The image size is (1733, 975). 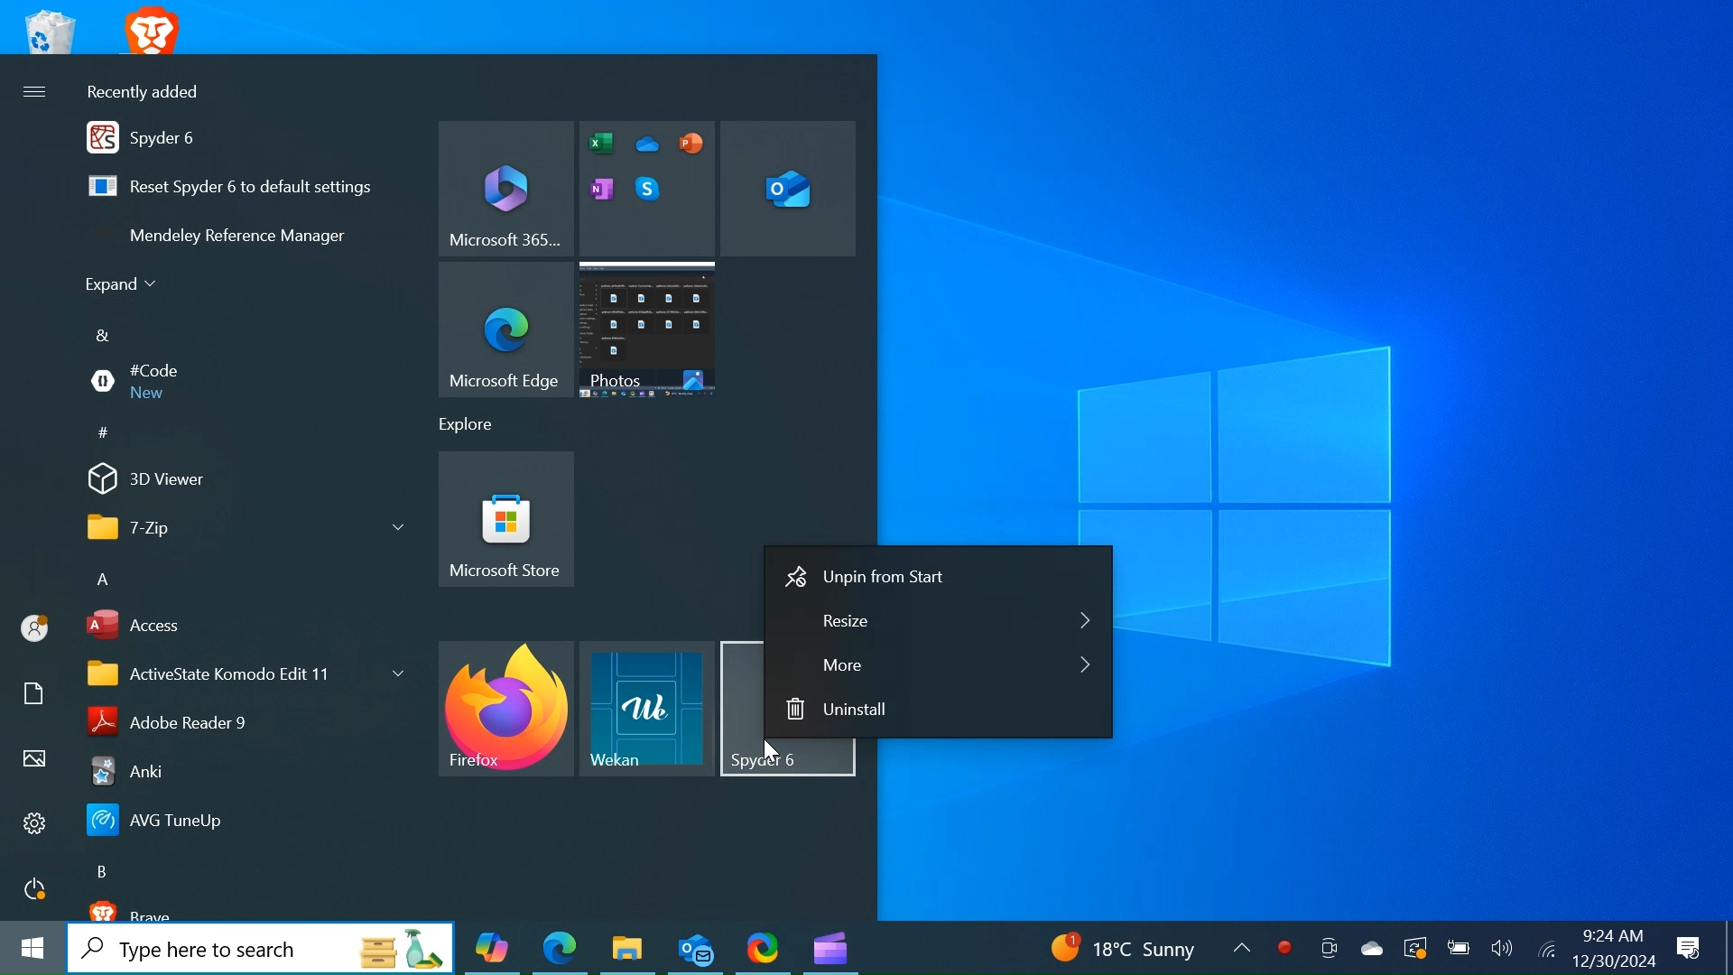 I want to click on Settings, so click(x=34, y=823).